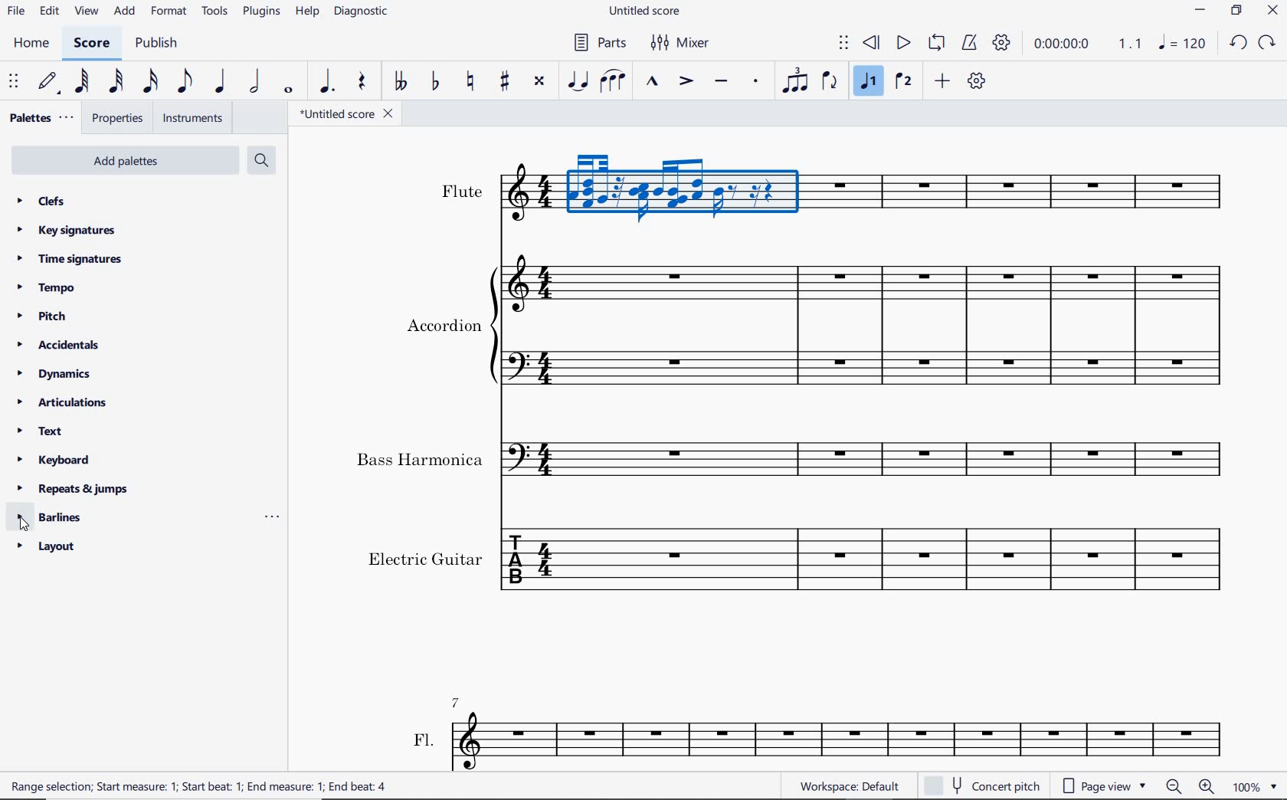 The image size is (1287, 800). Describe the element at coordinates (506, 82) in the screenshot. I see `toggle sharp` at that location.